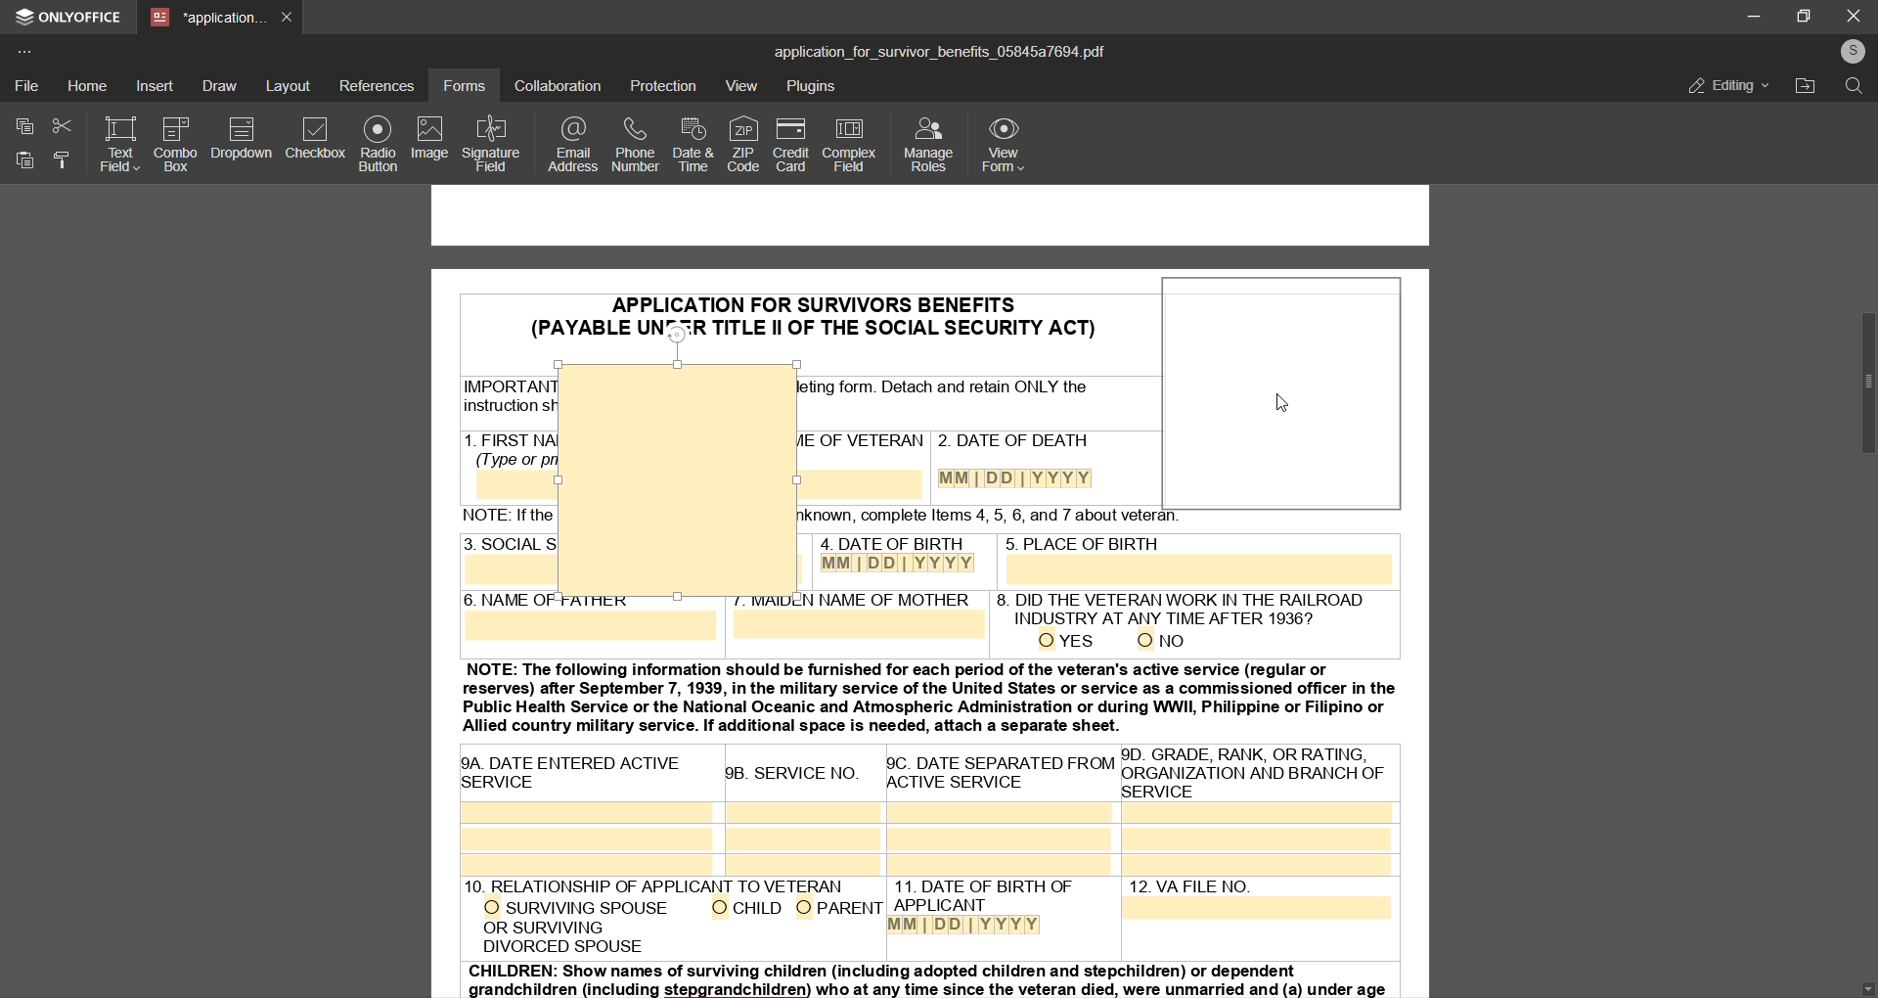  I want to click on view, so click(741, 87).